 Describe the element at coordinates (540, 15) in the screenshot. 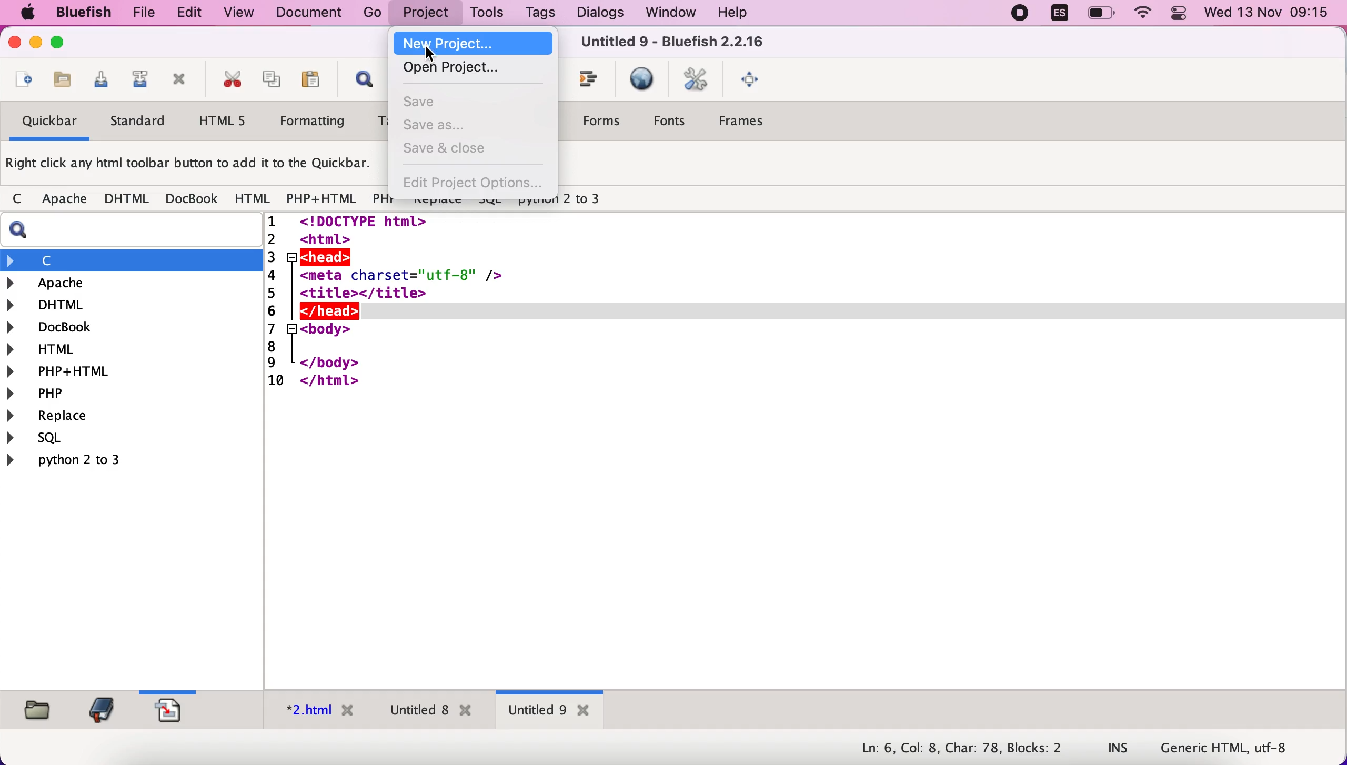

I see `tags` at that location.